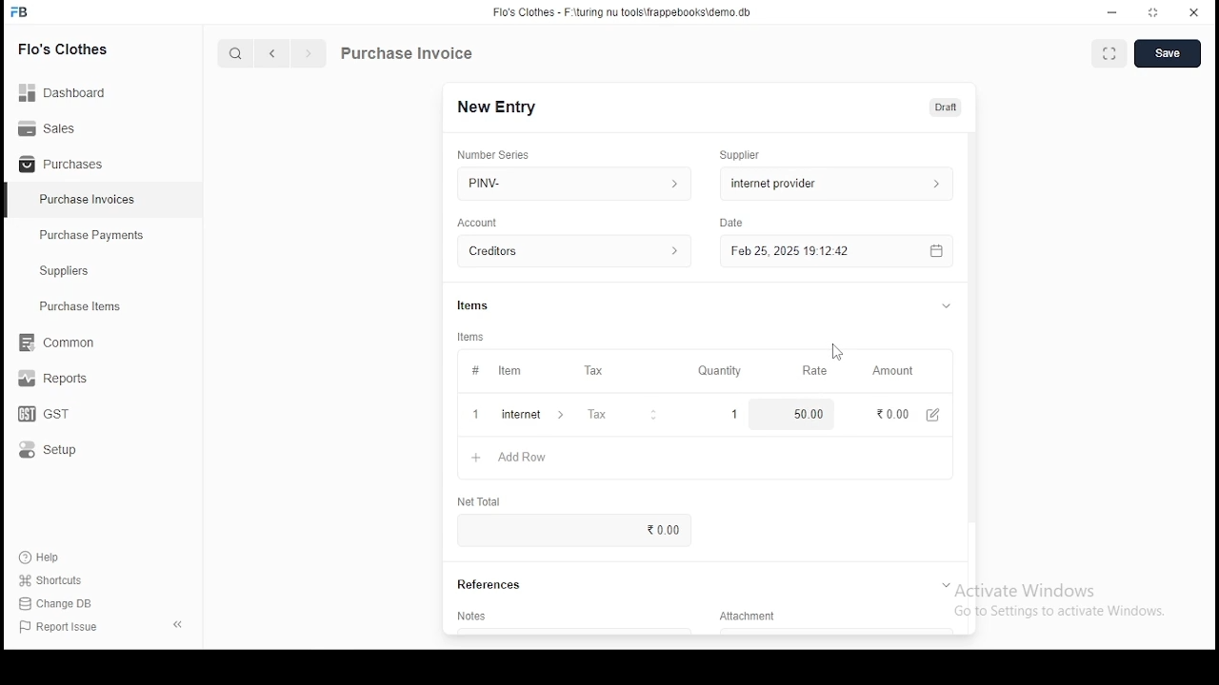 Image resolution: width=1219 pixels, height=685 pixels. What do you see at coordinates (669, 529) in the screenshot?
I see `0.00` at bounding box center [669, 529].